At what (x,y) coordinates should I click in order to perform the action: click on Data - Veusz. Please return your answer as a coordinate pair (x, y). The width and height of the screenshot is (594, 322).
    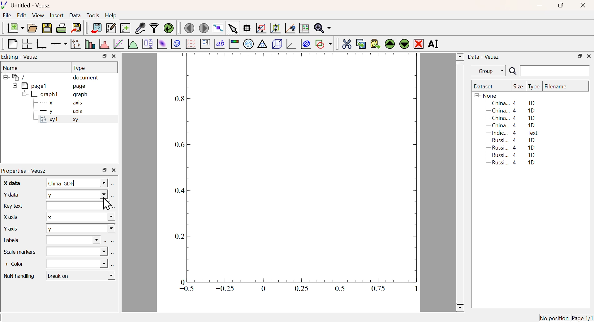
    Looking at the image, I should click on (485, 57).